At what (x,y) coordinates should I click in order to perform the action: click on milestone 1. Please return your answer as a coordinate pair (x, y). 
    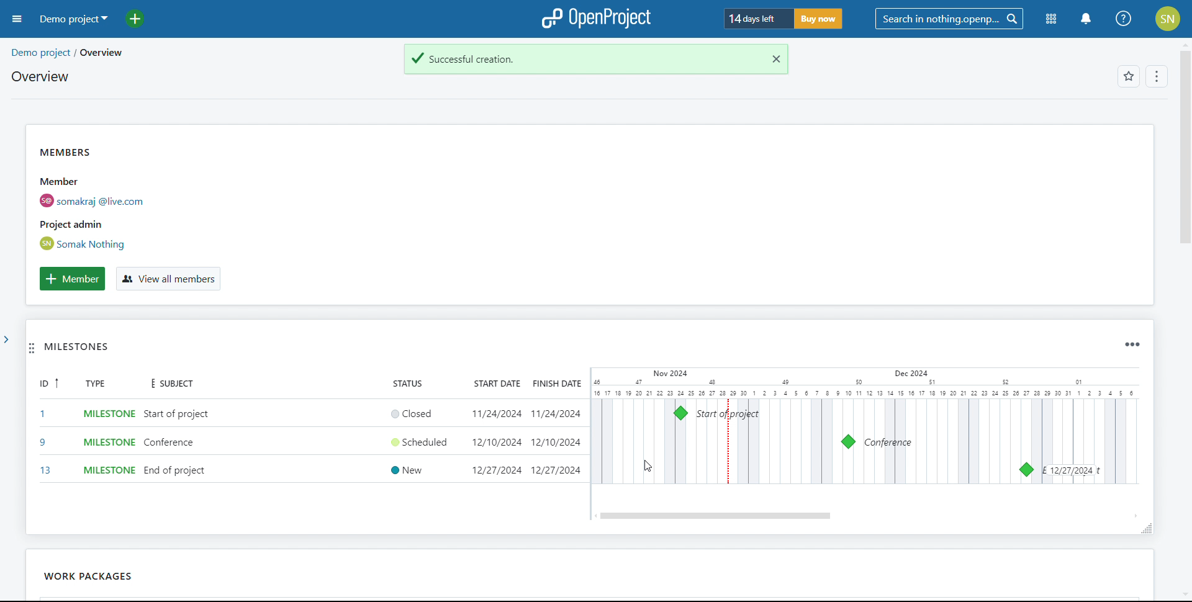
    Looking at the image, I should click on (680, 413).